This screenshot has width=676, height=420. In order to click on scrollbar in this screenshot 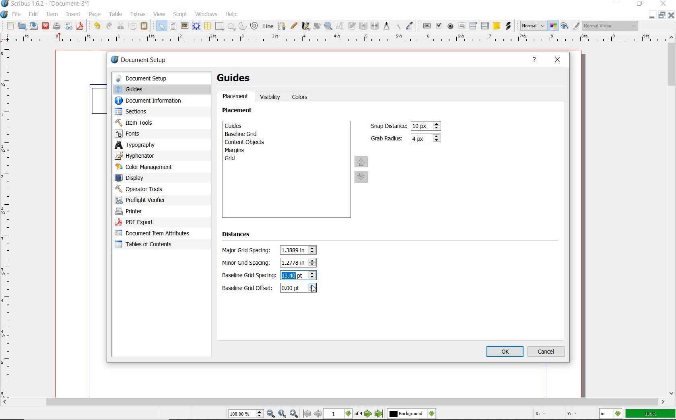, I will do `click(333, 403)`.